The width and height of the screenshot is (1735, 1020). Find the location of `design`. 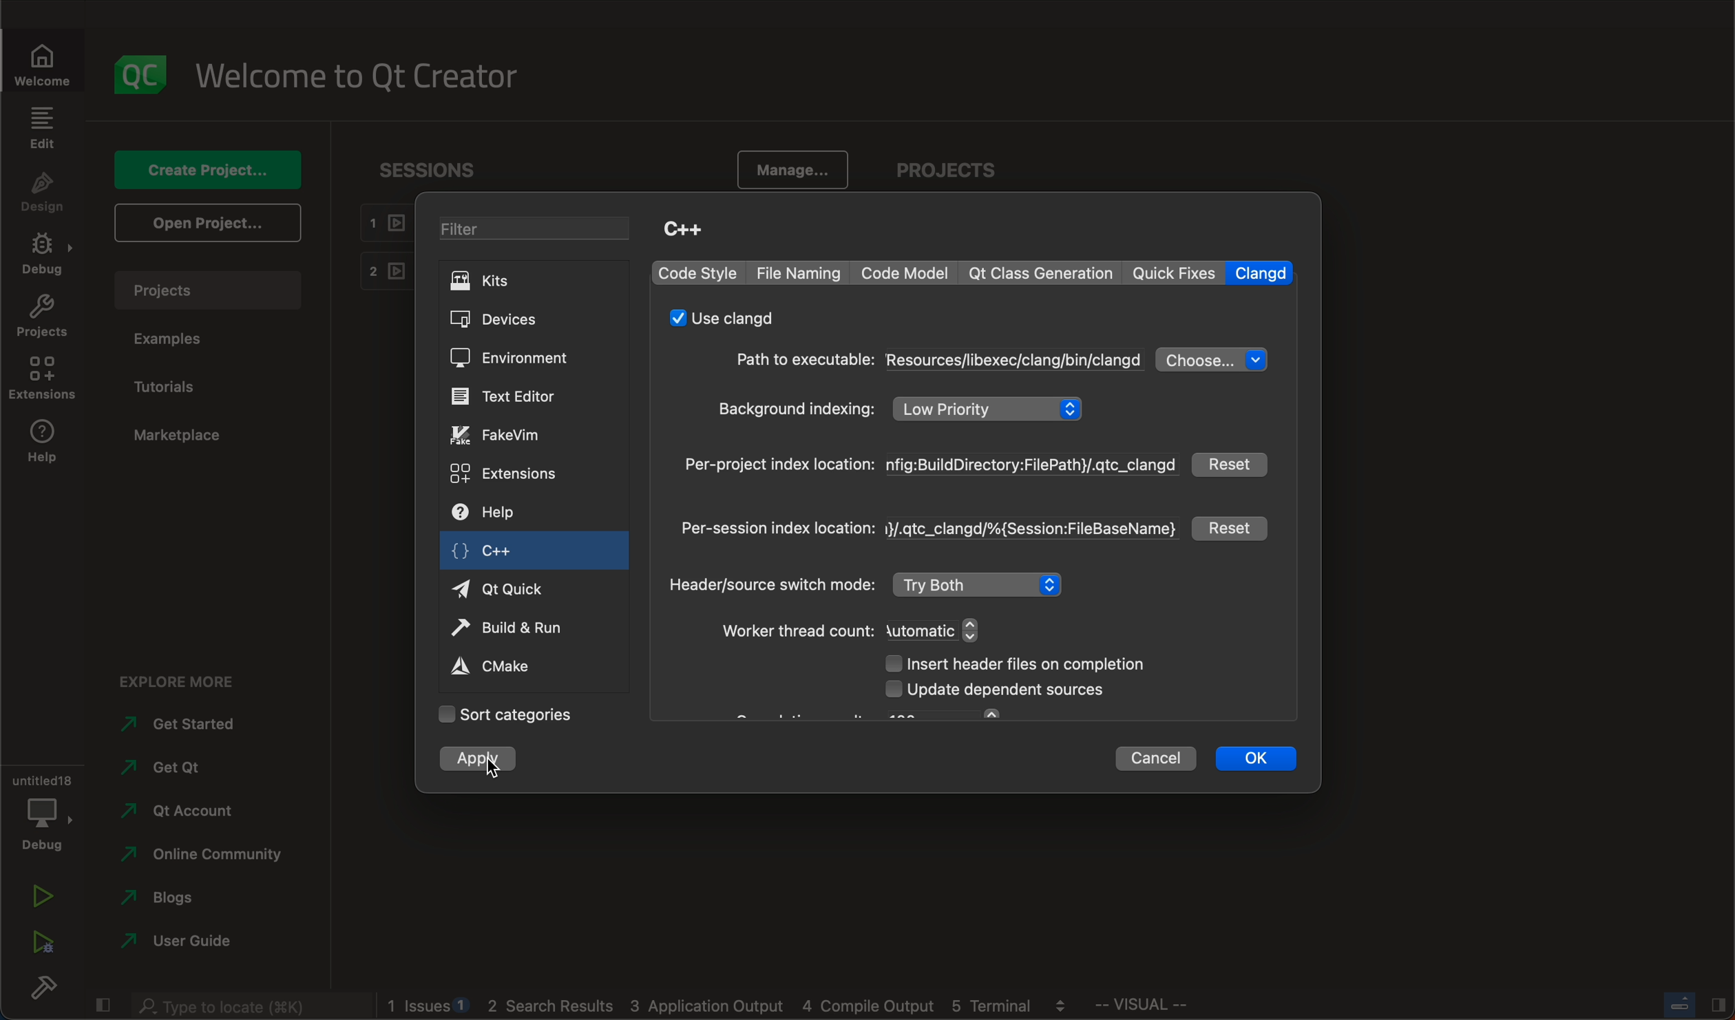

design is located at coordinates (47, 194).